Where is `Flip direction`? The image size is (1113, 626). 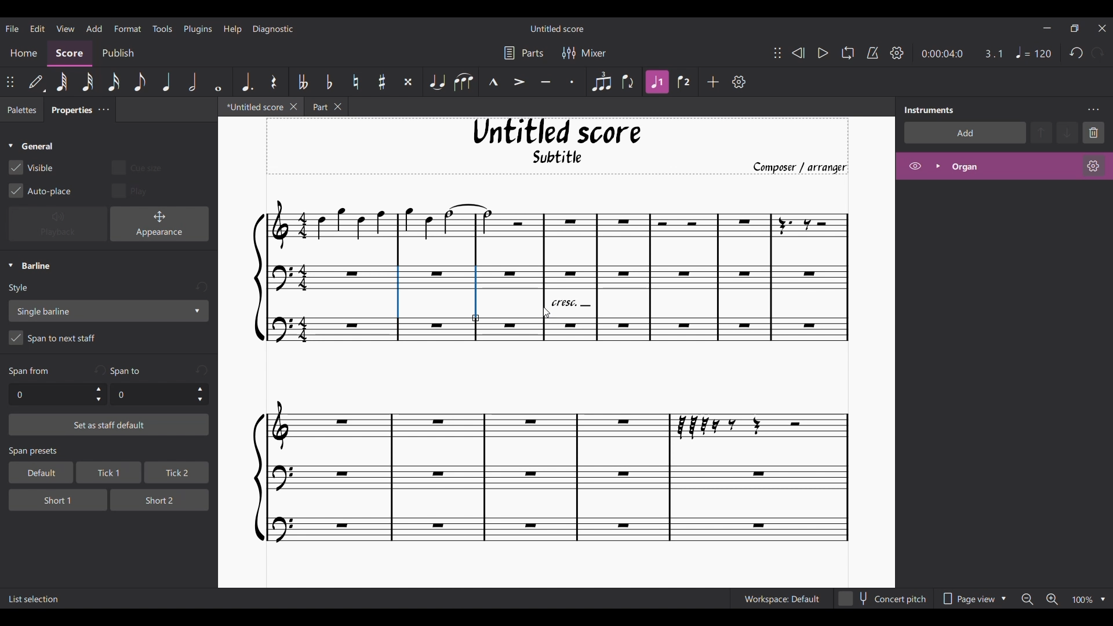
Flip direction is located at coordinates (629, 82).